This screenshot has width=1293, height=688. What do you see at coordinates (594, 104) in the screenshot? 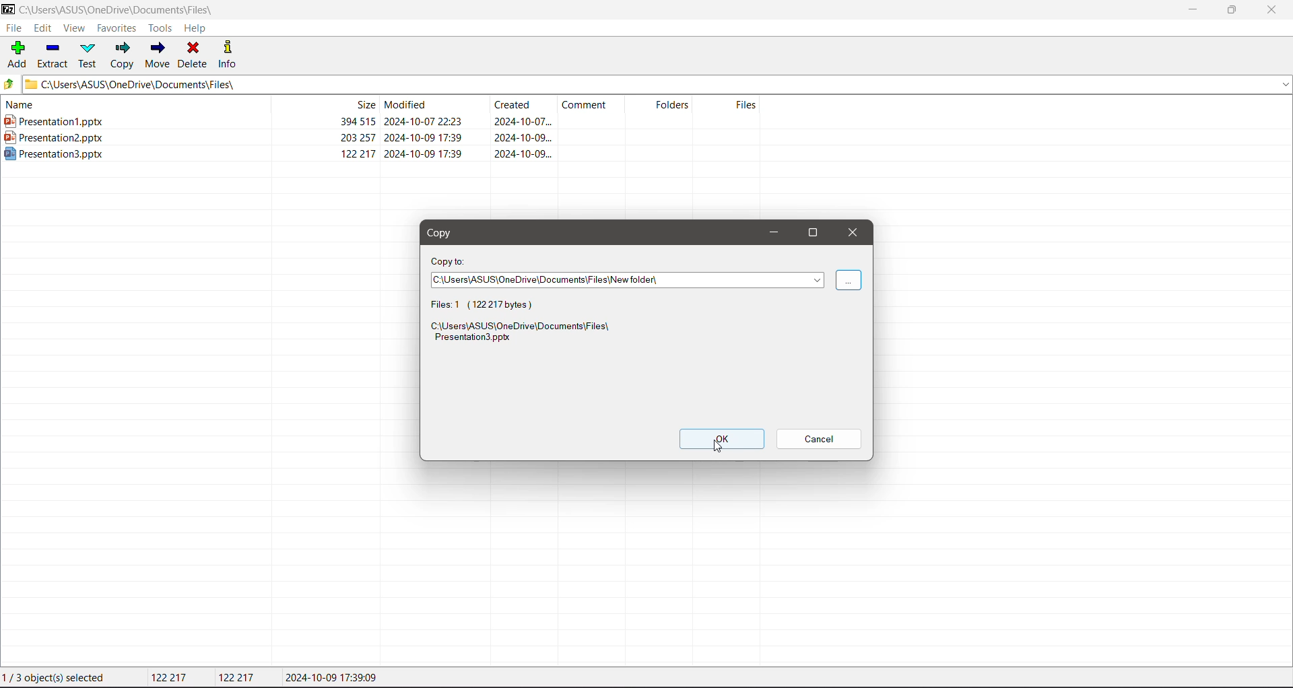
I see `Comment` at bounding box center [594, 104].